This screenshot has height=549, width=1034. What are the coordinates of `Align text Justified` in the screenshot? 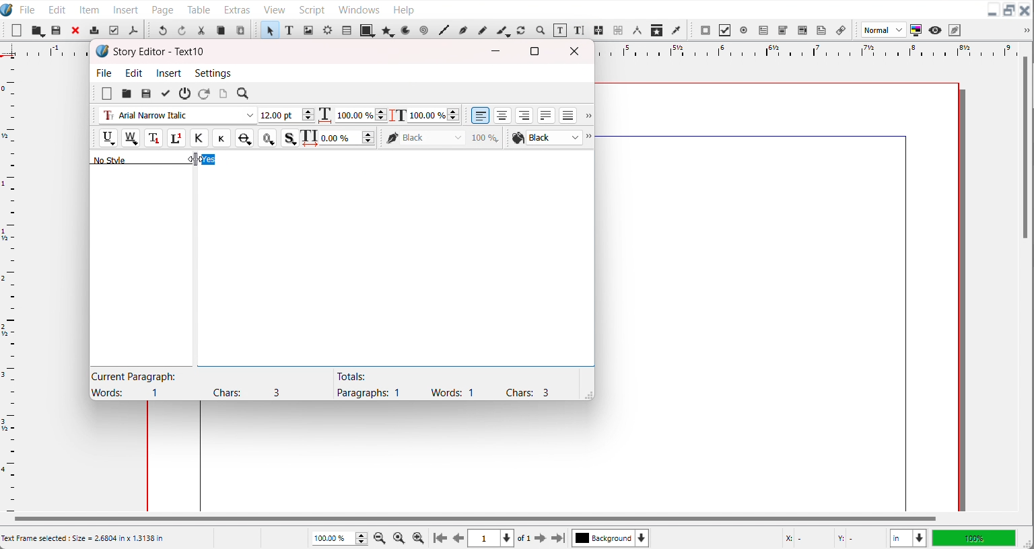 It's located at (547, 115).